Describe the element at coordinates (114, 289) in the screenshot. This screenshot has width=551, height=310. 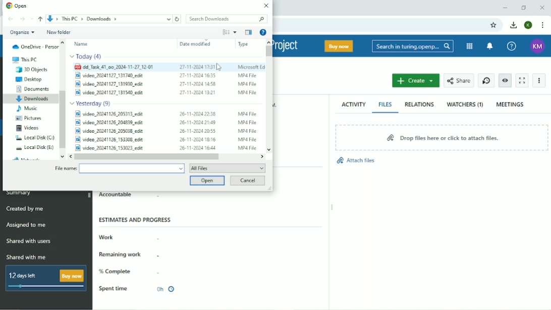
I see `Spent time` at that location.